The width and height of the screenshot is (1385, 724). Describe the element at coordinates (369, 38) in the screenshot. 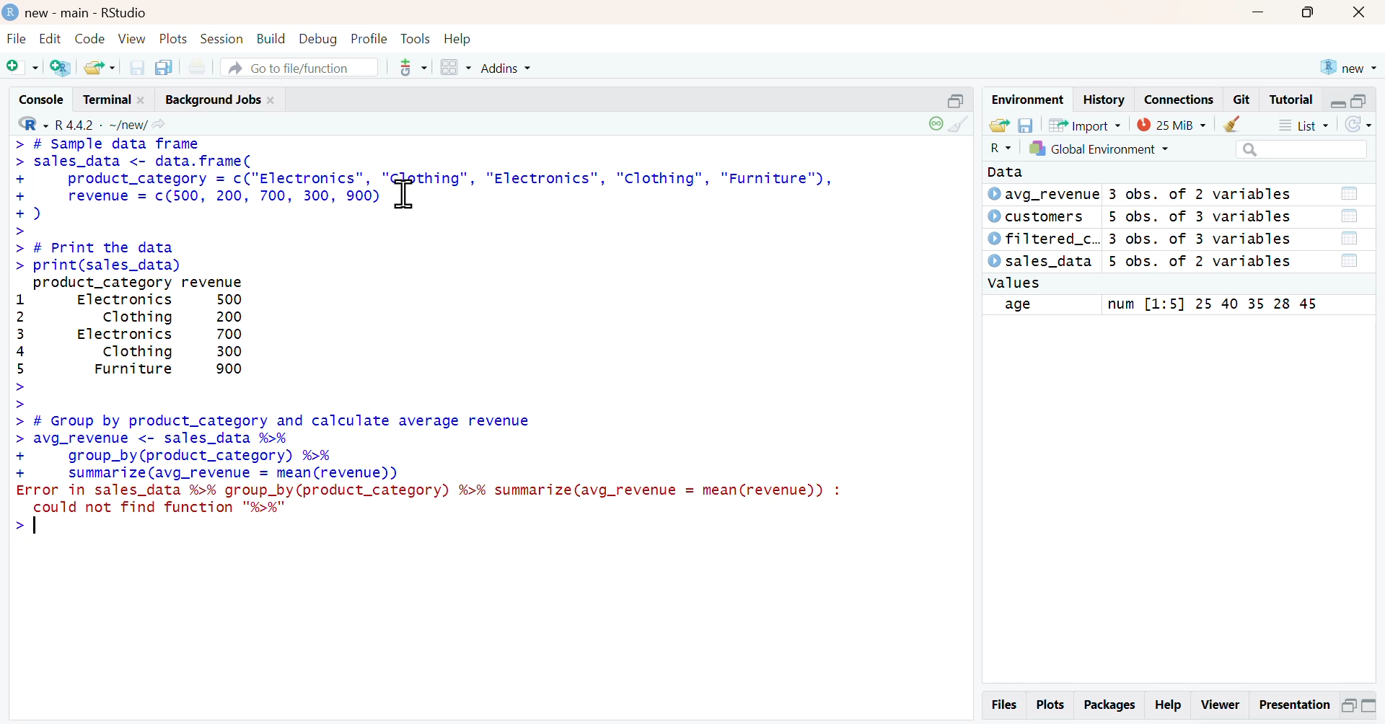

I see `Profile` at that location.